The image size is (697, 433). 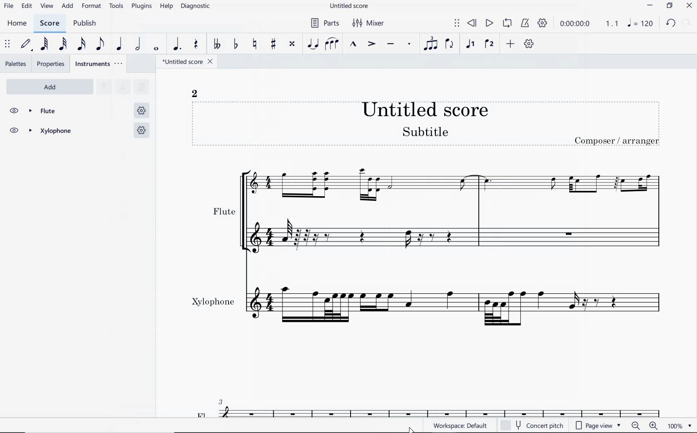 I want to click on ADD, so click(x=509, y=44).